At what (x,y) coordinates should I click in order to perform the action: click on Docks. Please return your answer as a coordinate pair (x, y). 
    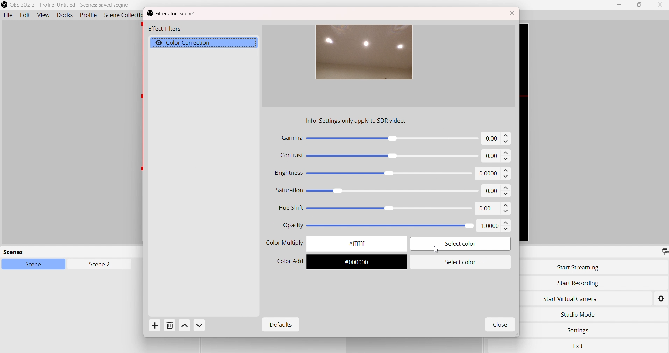
    Looking at the image, I should click on (67, 16).